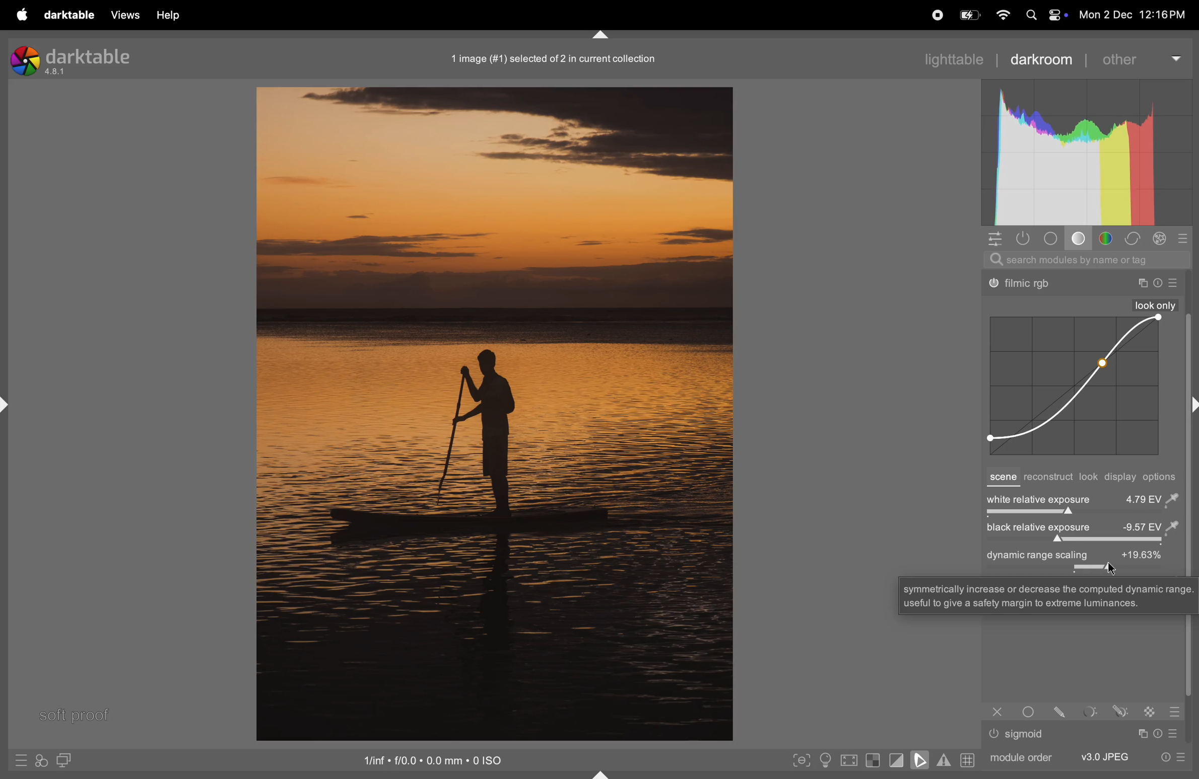 The height and width of the screenshot is (779, 1199). I want to click on black exposure, so click(1081, 528).